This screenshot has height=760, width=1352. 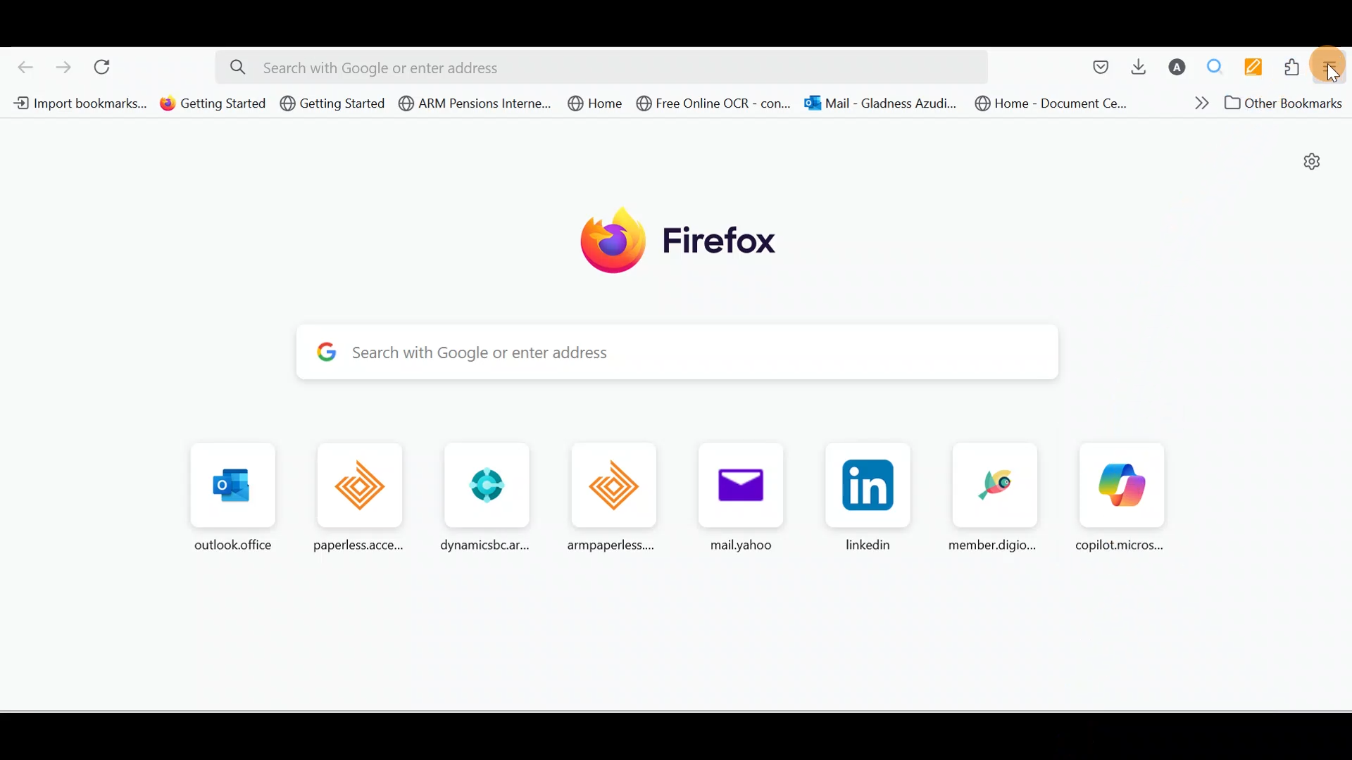 I want to click on Other bookmarks, so click(x=1288, y=103).